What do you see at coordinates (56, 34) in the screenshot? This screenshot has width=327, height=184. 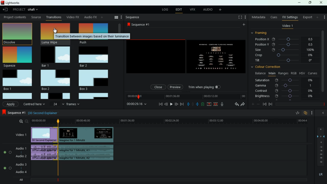 I see `luma wipe` at bounding box center [56, 34].